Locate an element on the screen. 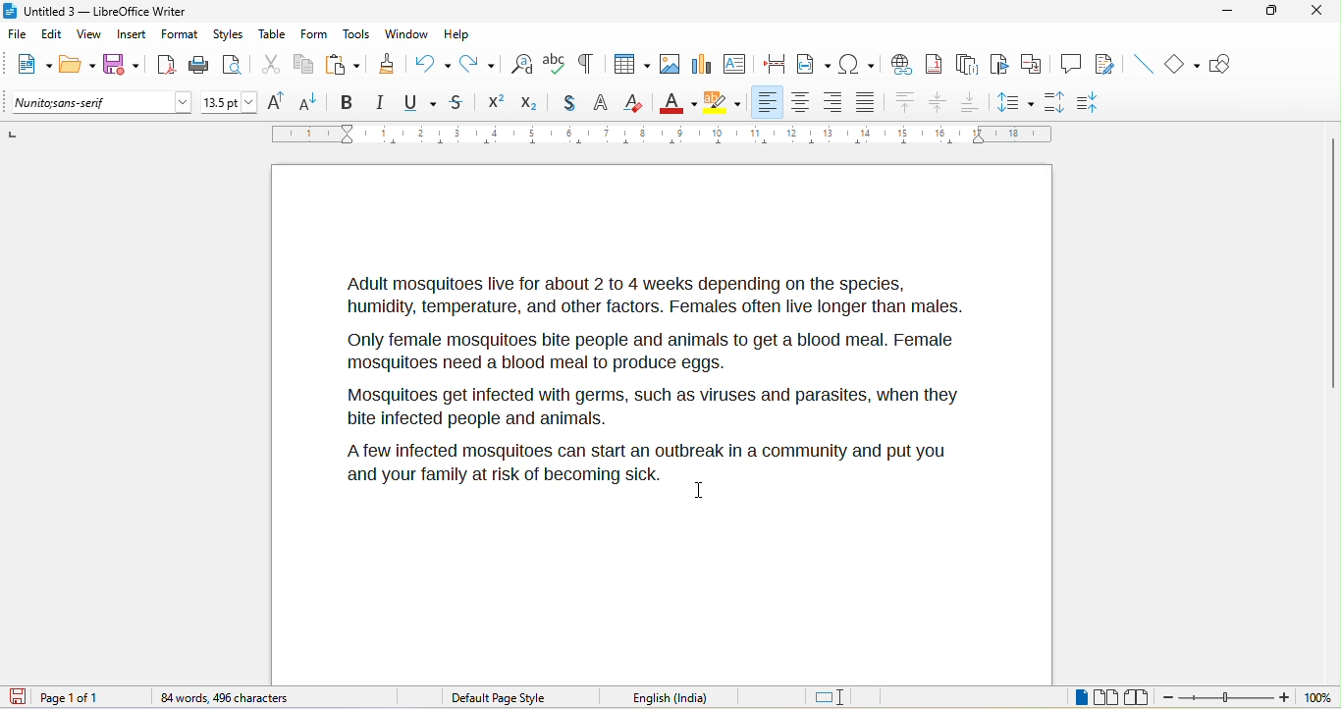  highlighting color is located at coordinates (723, 103).